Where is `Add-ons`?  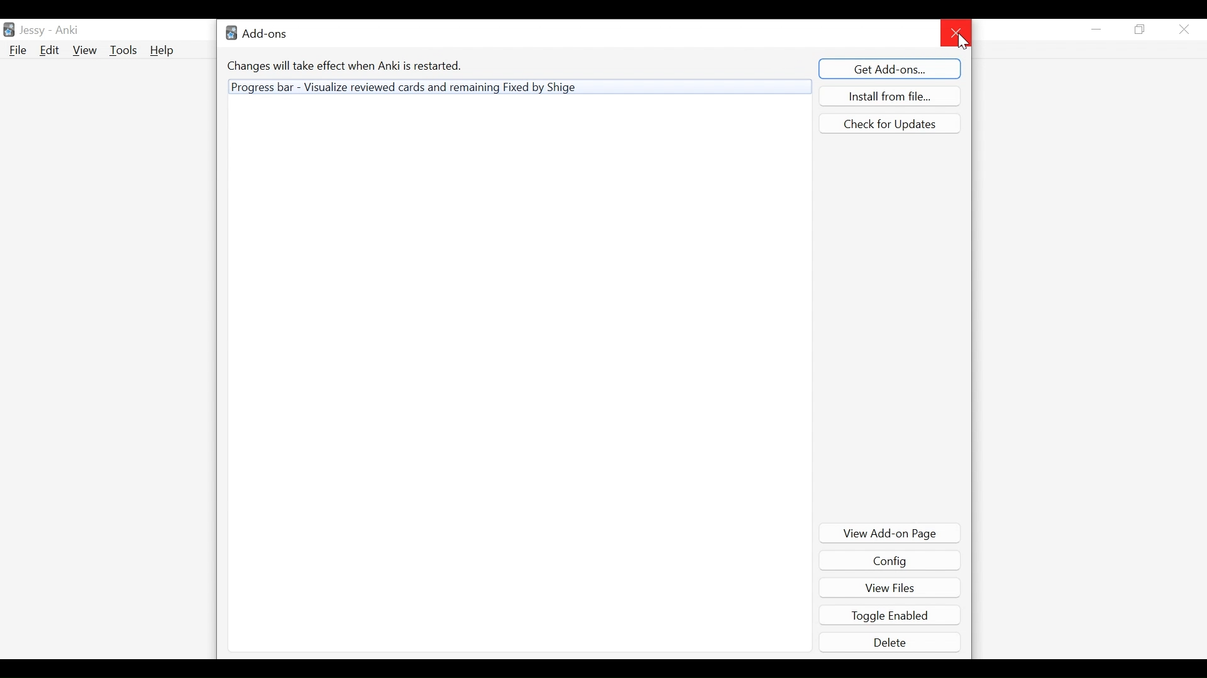
Add-ons is located at coordinates (260, 32).